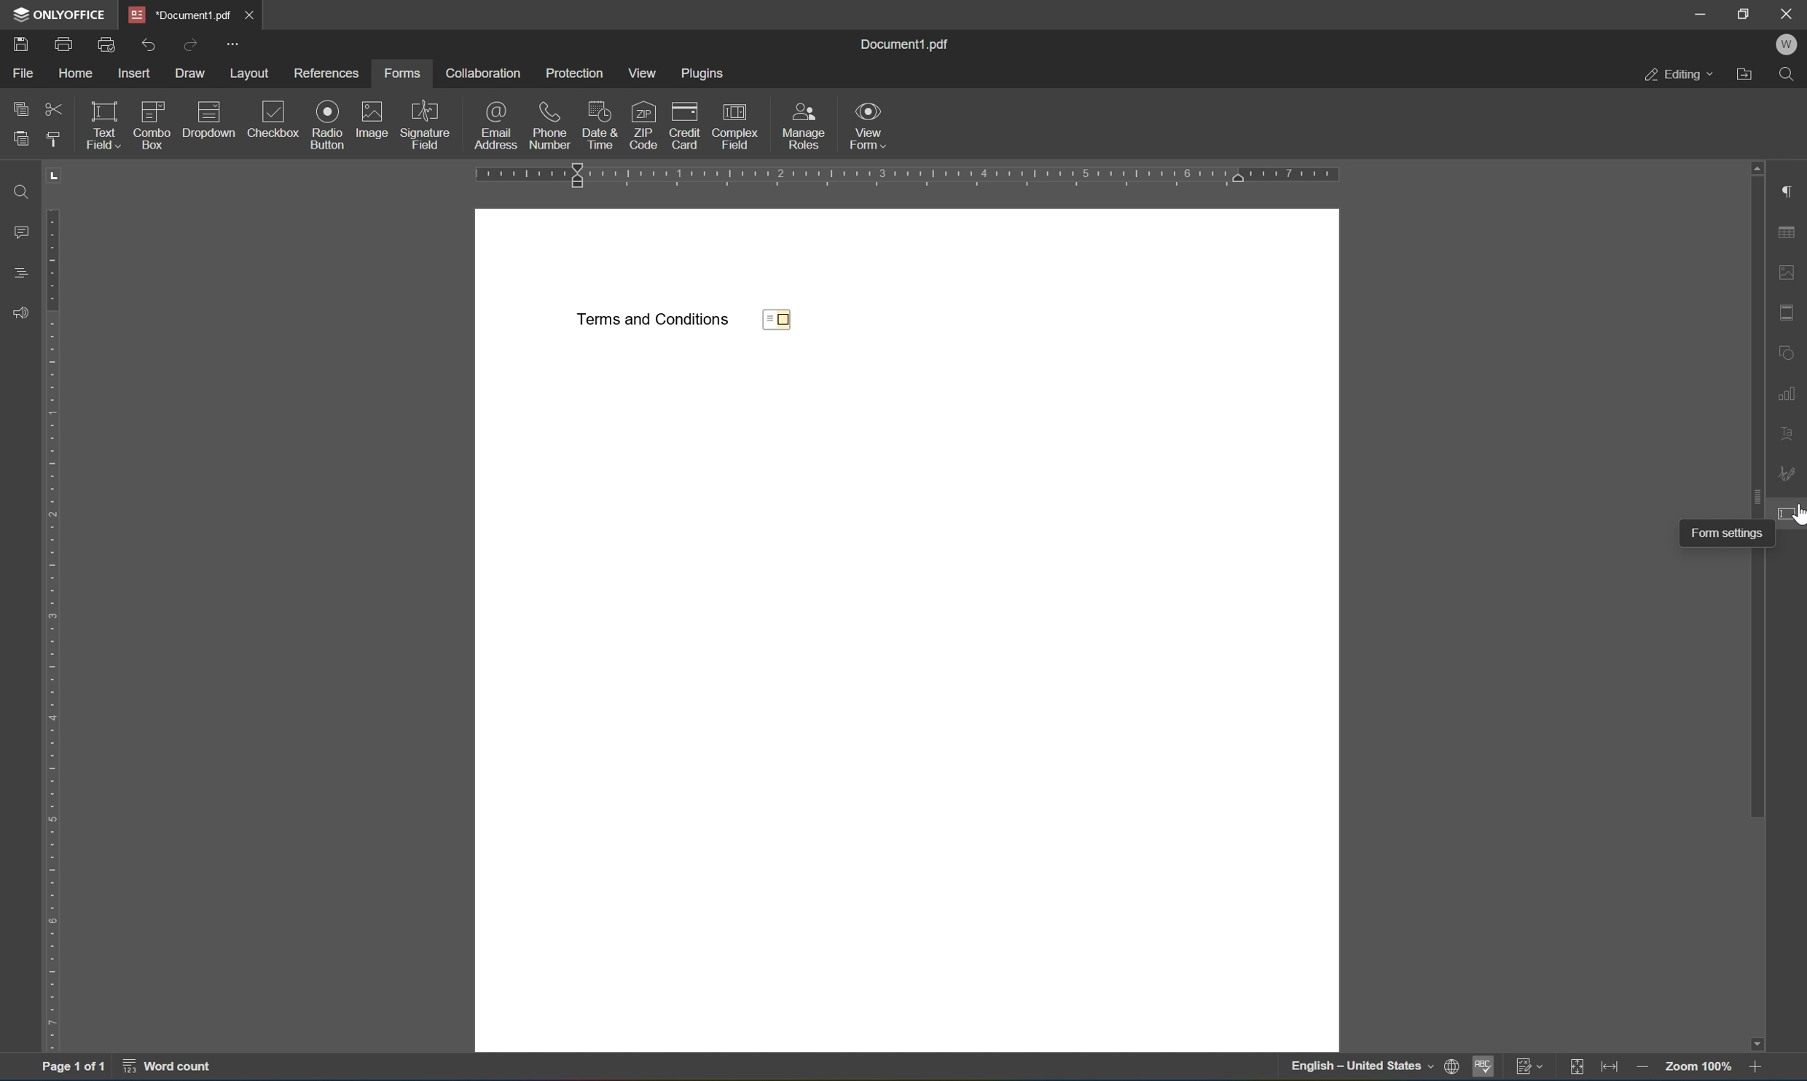  What do you see at coordinates (190, 46) in the screenshot?
I see `redo` at bounding box center [190, 46].